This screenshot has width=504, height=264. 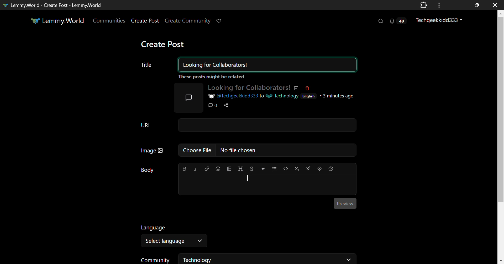 I want to click on Application Menu, so click(x=440, y=5).